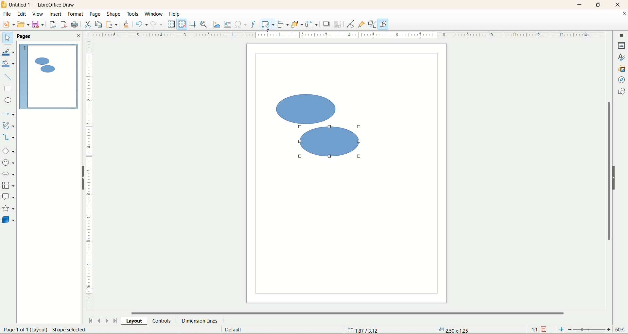 This screenshot has height=334, width=628. What do you see at coordinates (227, 24) in the screenshot?
I see `insert textbox` at bounding box center [227, 24].